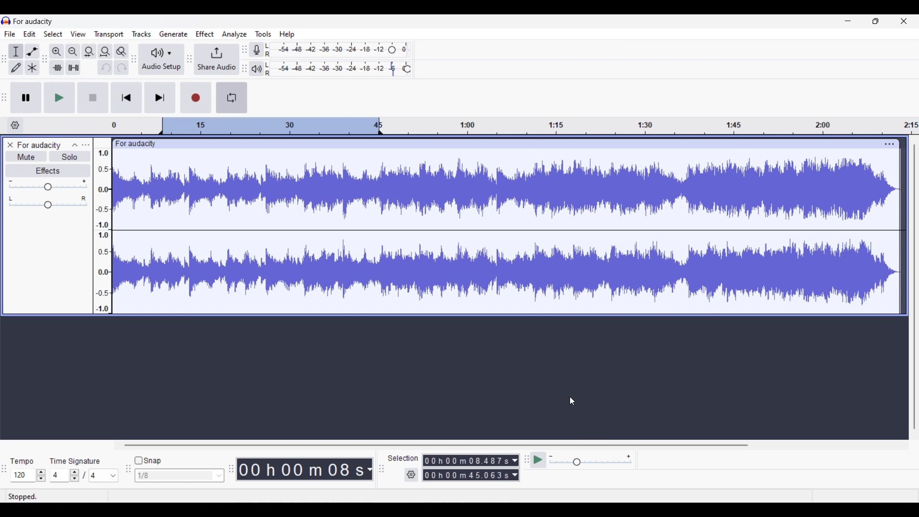 This screenshot has width=919, height=517. What do you see at coordinates (591, 460) in the screenshot?
I see `Playback speed scale` at bounding box center [591, 460].